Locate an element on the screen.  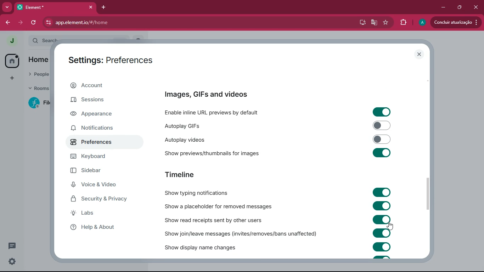
home is located at coordinates (11, 61).